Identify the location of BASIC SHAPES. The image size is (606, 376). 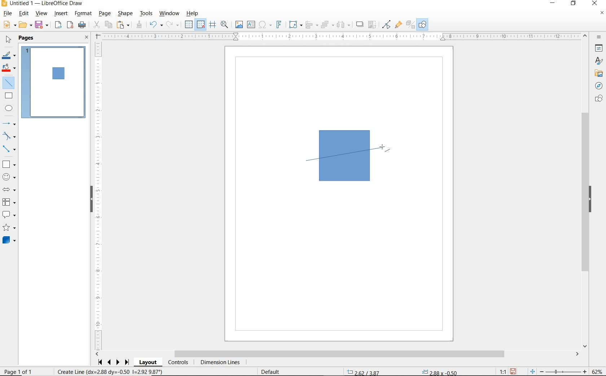
(8, 163).